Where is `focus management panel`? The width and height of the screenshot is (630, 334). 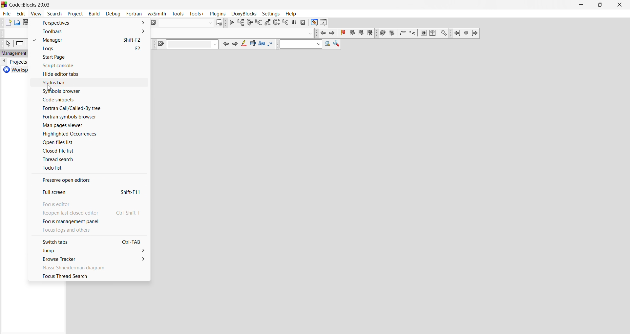 focus management panel is located at coordinates (89, 222).